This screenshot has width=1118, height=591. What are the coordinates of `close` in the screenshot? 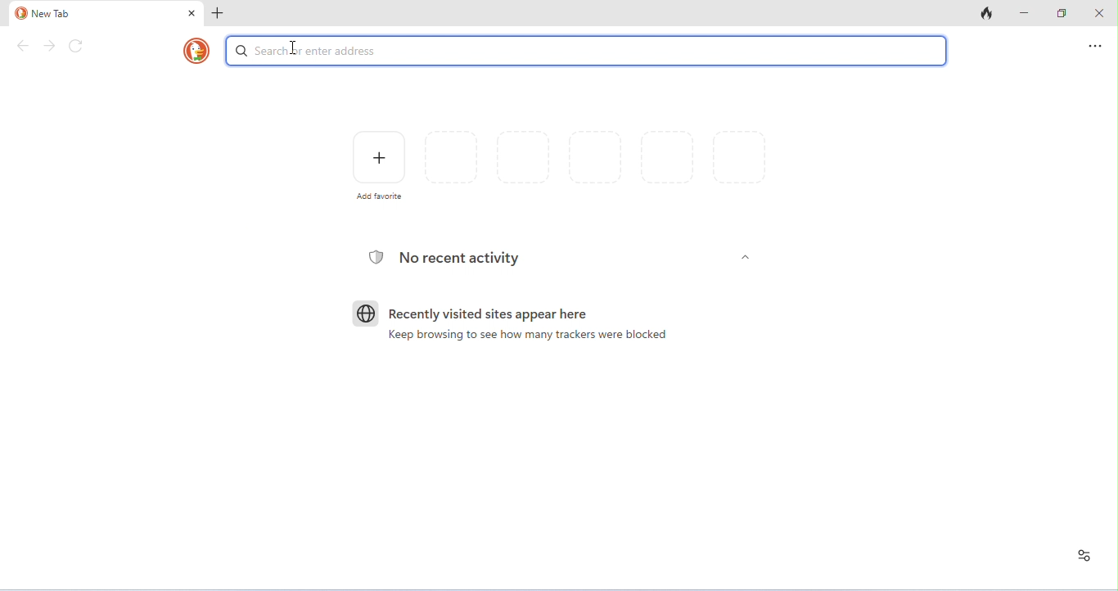 It's located at (1097, 13).